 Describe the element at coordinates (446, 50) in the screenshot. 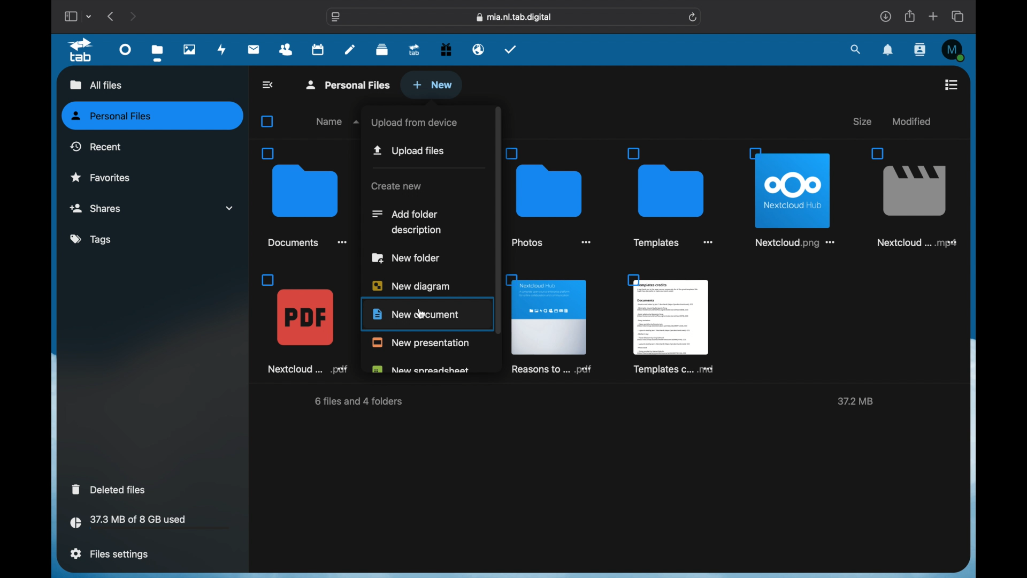

I see `free trial` at that location.